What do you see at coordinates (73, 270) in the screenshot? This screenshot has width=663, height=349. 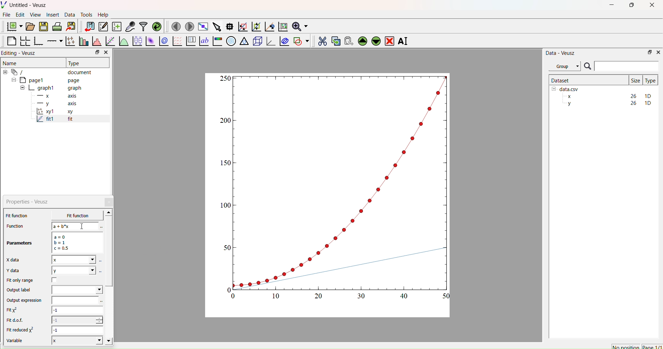 I see `y` at bounding box center [73, 270].